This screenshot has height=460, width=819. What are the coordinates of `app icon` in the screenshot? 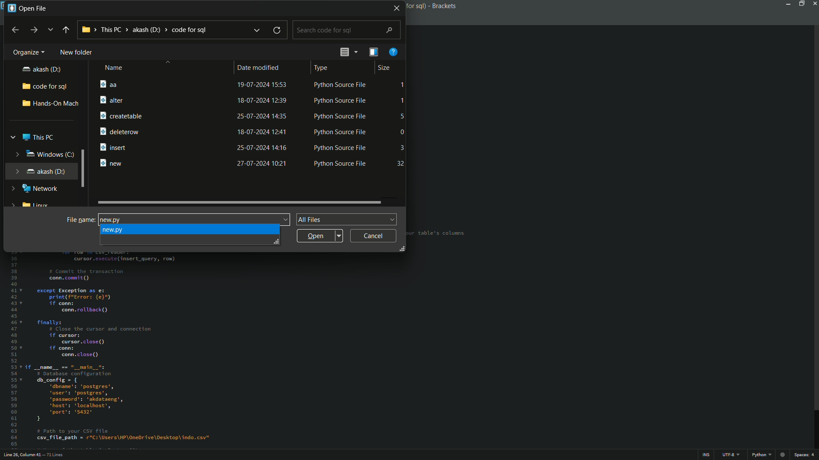 It's located at (11, 9).